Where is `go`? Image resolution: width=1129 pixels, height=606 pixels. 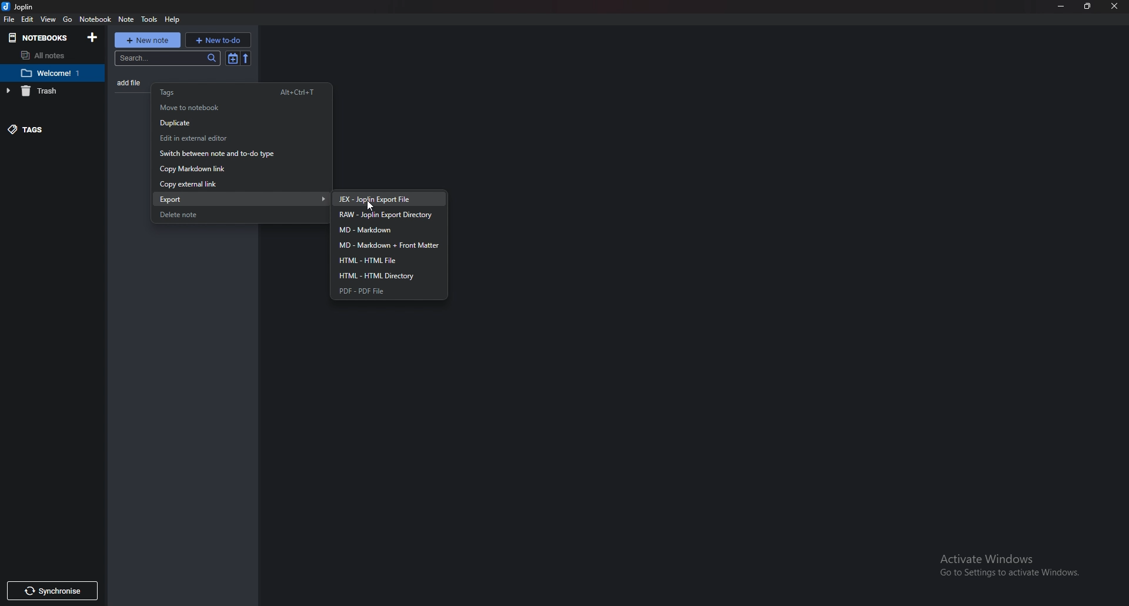
go is located at coordinates (67, 18).